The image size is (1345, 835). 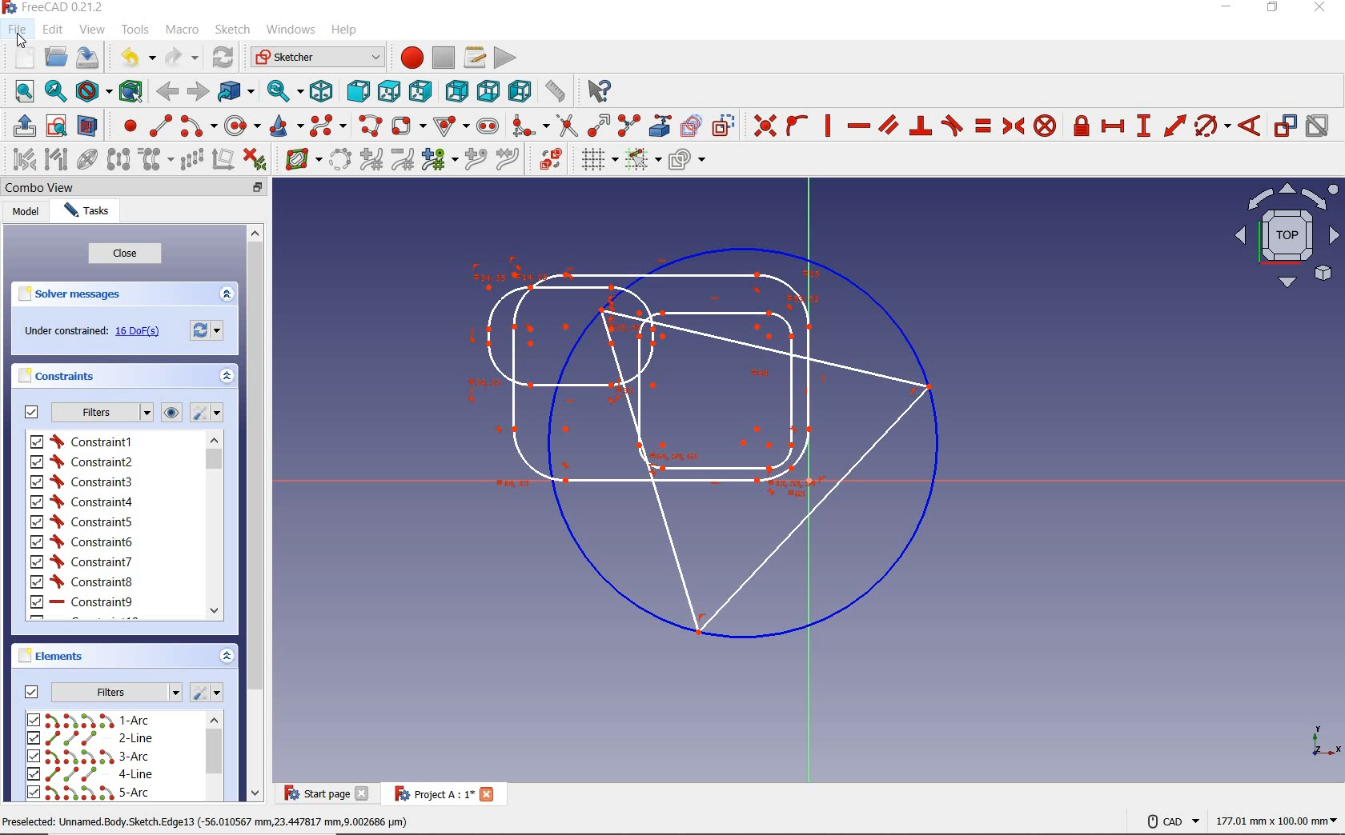 I want to click on show/hide internal geometry, so click(x=87, y=158).